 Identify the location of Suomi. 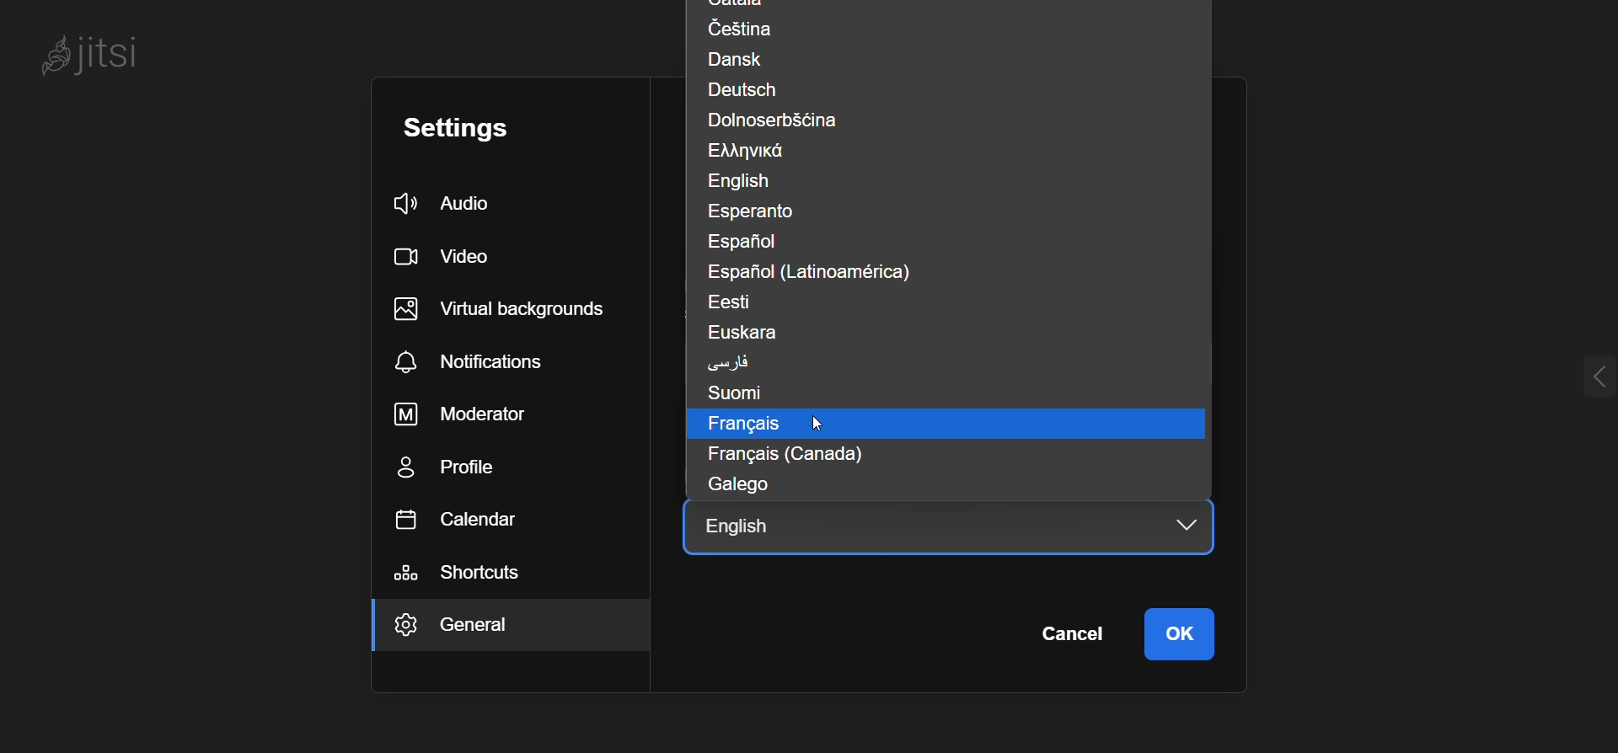
(729, 393).